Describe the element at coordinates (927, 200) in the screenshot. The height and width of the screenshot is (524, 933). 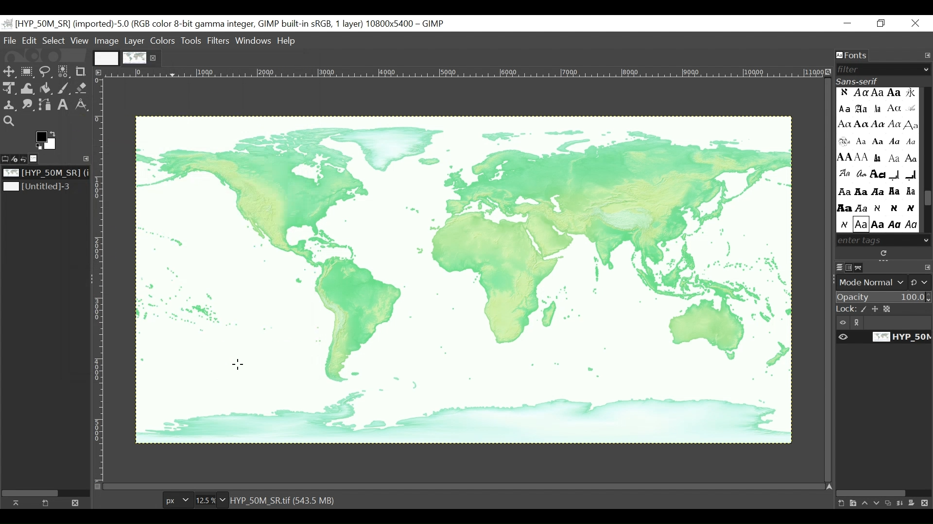
I see `Scroll bar` at that location.